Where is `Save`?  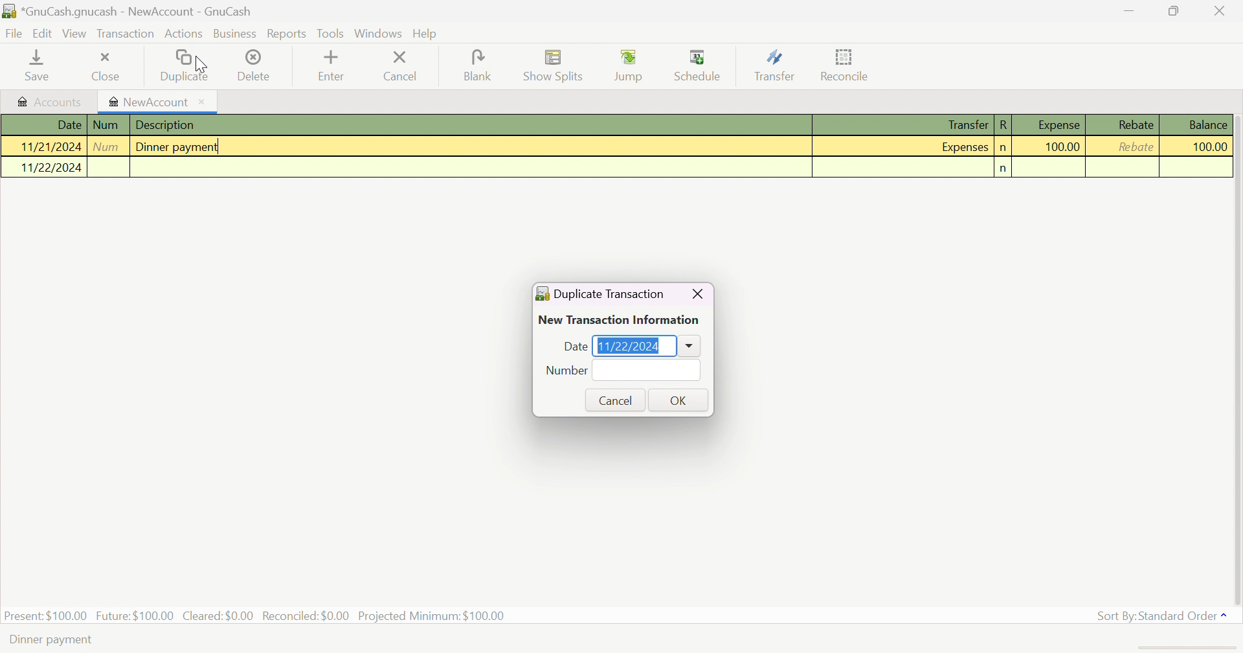 Save is located at coordinates (32, 67).